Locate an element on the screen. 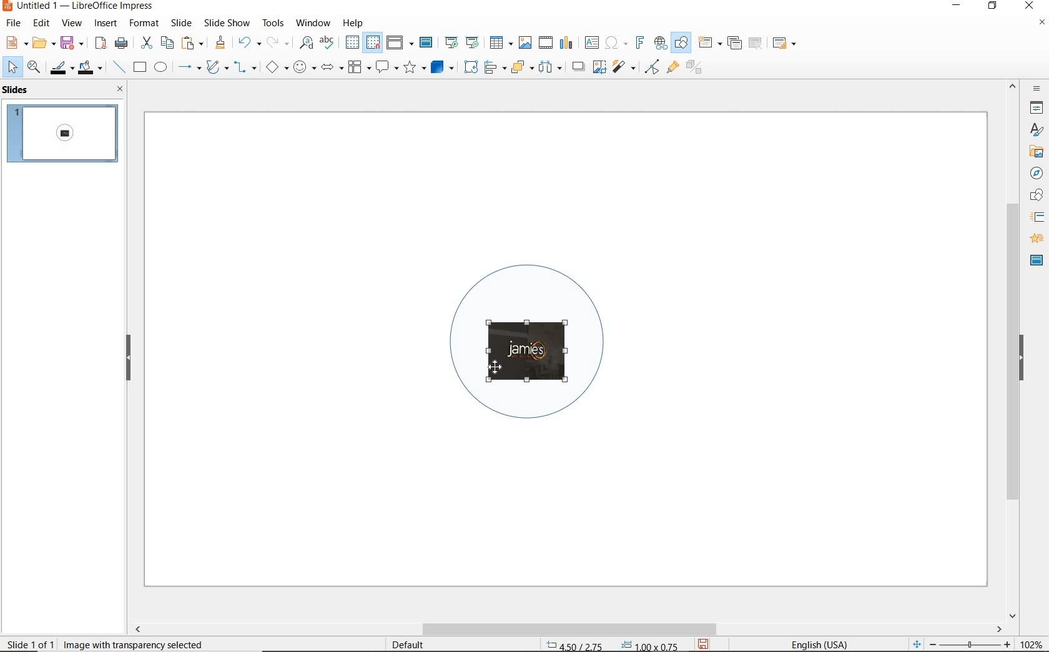 This screenshot has width=1049, height=652. basic shapes is located at coordinates (277, 69).